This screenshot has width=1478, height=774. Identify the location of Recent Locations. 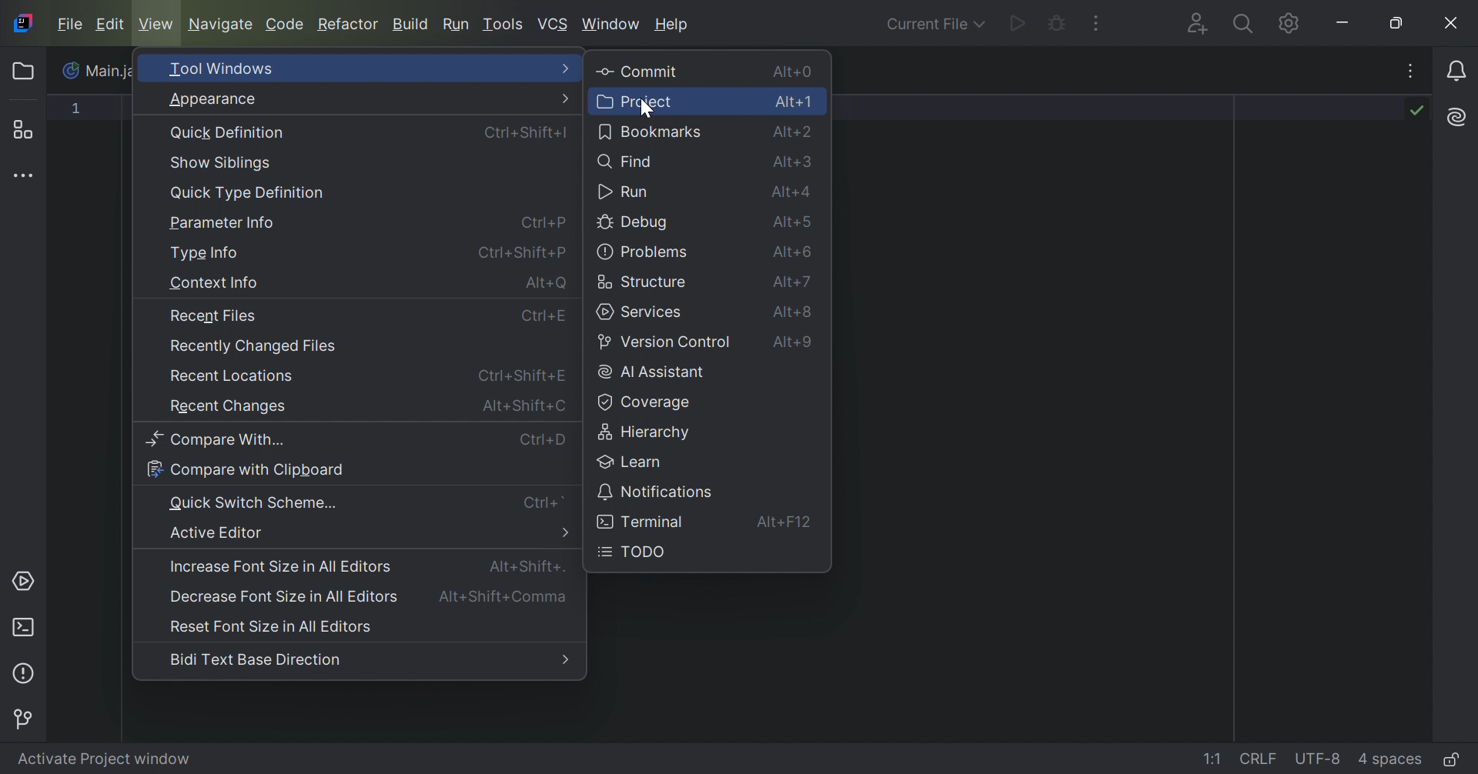
(233, 375).